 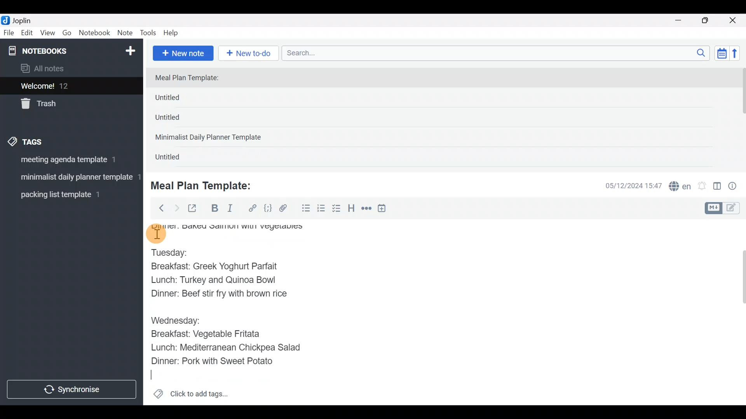 What do you see at coordinates (192, 78) in the screenshot?
I see `Meal Plan Template:` at bounding box center [192, 78].